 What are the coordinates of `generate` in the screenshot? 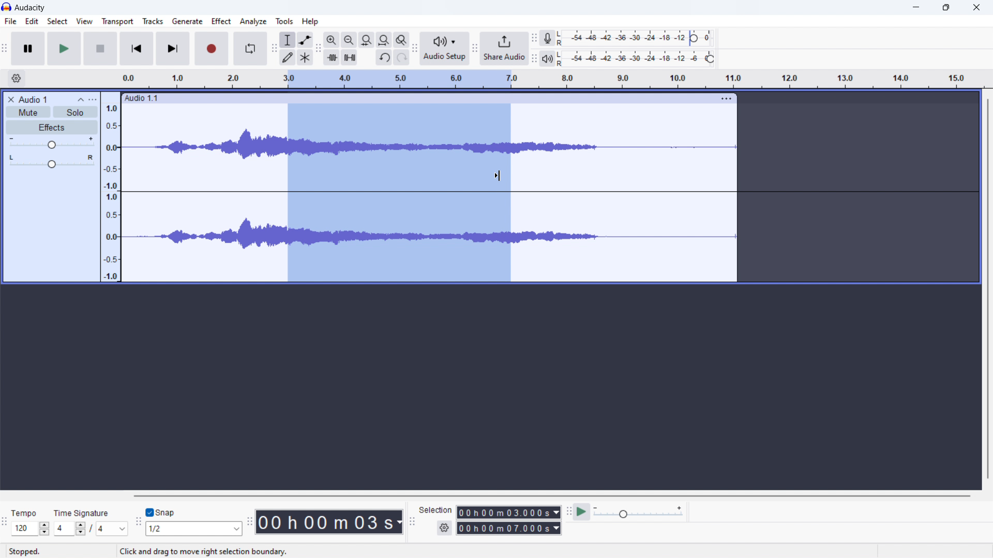 It's located at (187, 22).